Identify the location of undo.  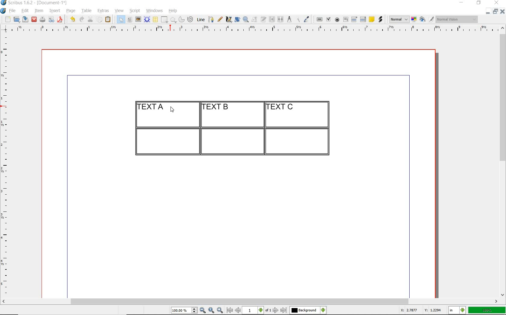
(72, 19).